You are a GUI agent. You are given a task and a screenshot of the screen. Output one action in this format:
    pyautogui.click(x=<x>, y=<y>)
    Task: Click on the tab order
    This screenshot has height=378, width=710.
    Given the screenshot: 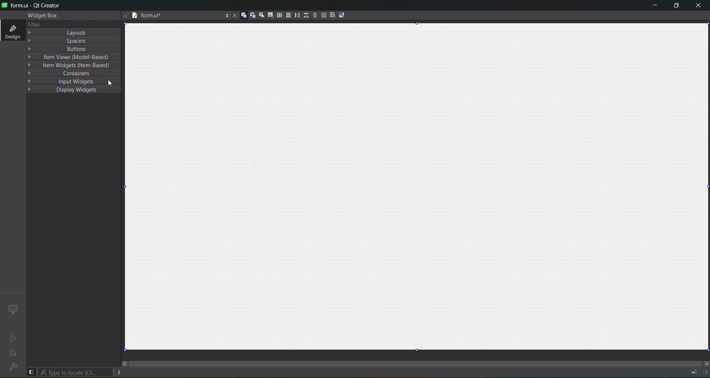 What is the action you would take?
    pyautogui.click(x=268, y=15)
    